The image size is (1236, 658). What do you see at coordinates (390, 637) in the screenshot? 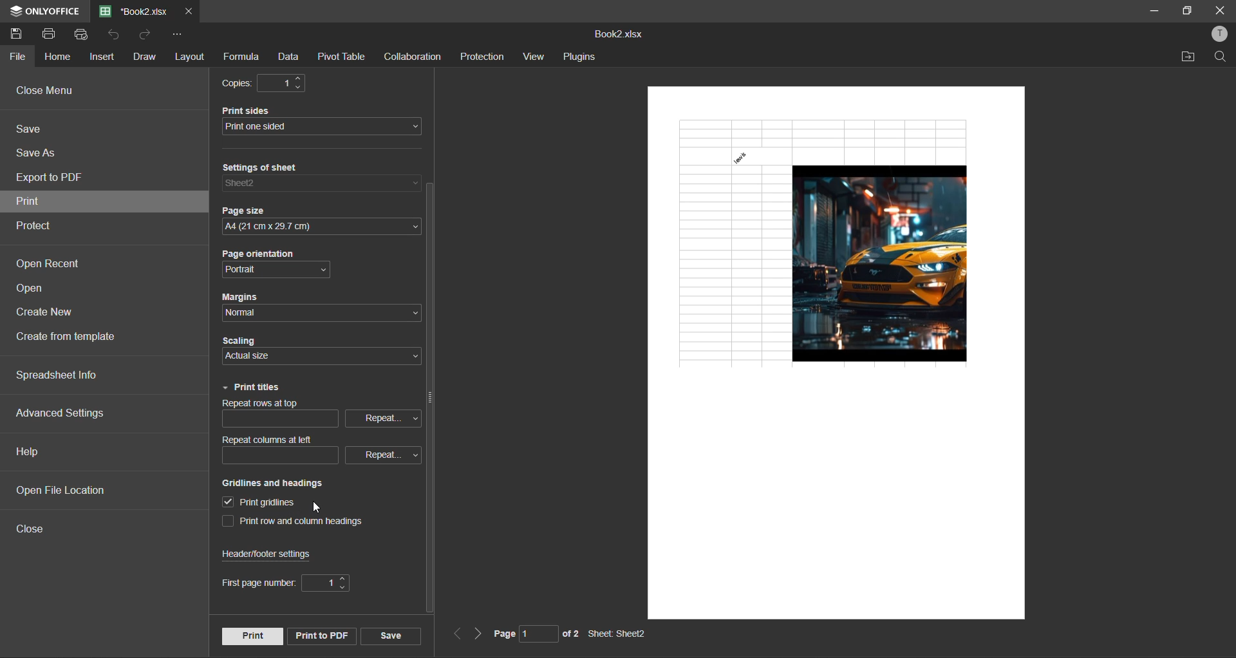
I see `save` at bounding box center [390, 637].